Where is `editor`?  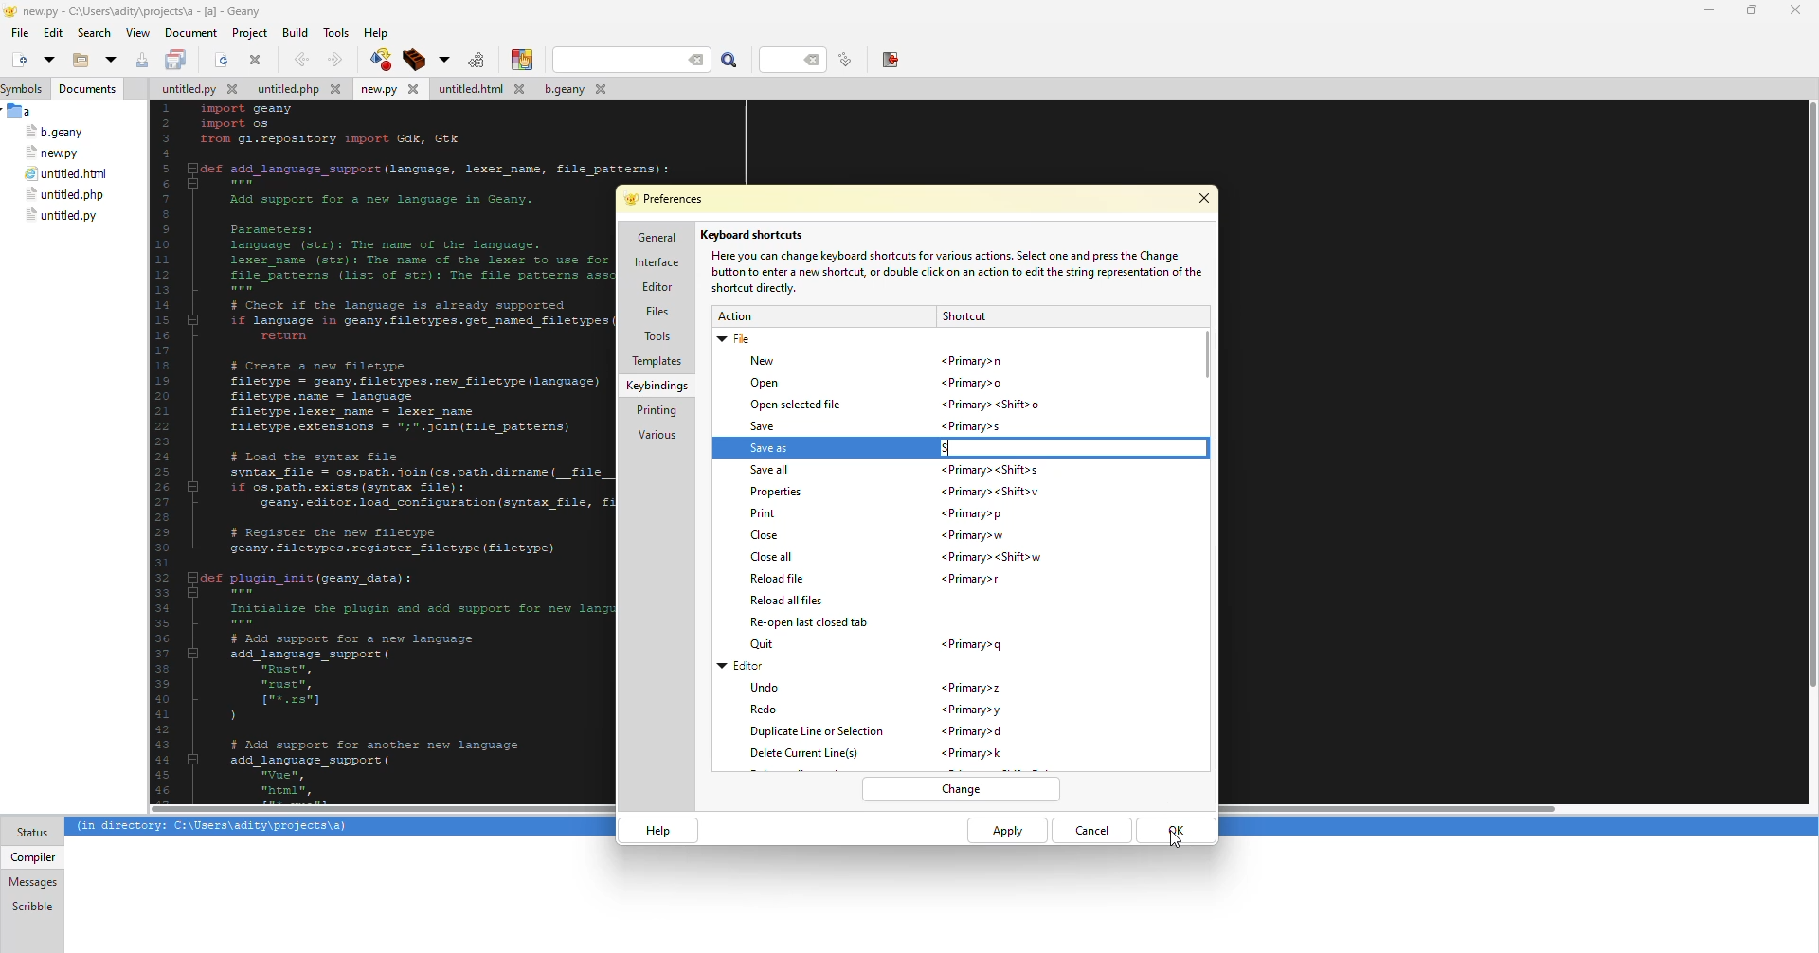 editor is located at coordinates (741, 665).